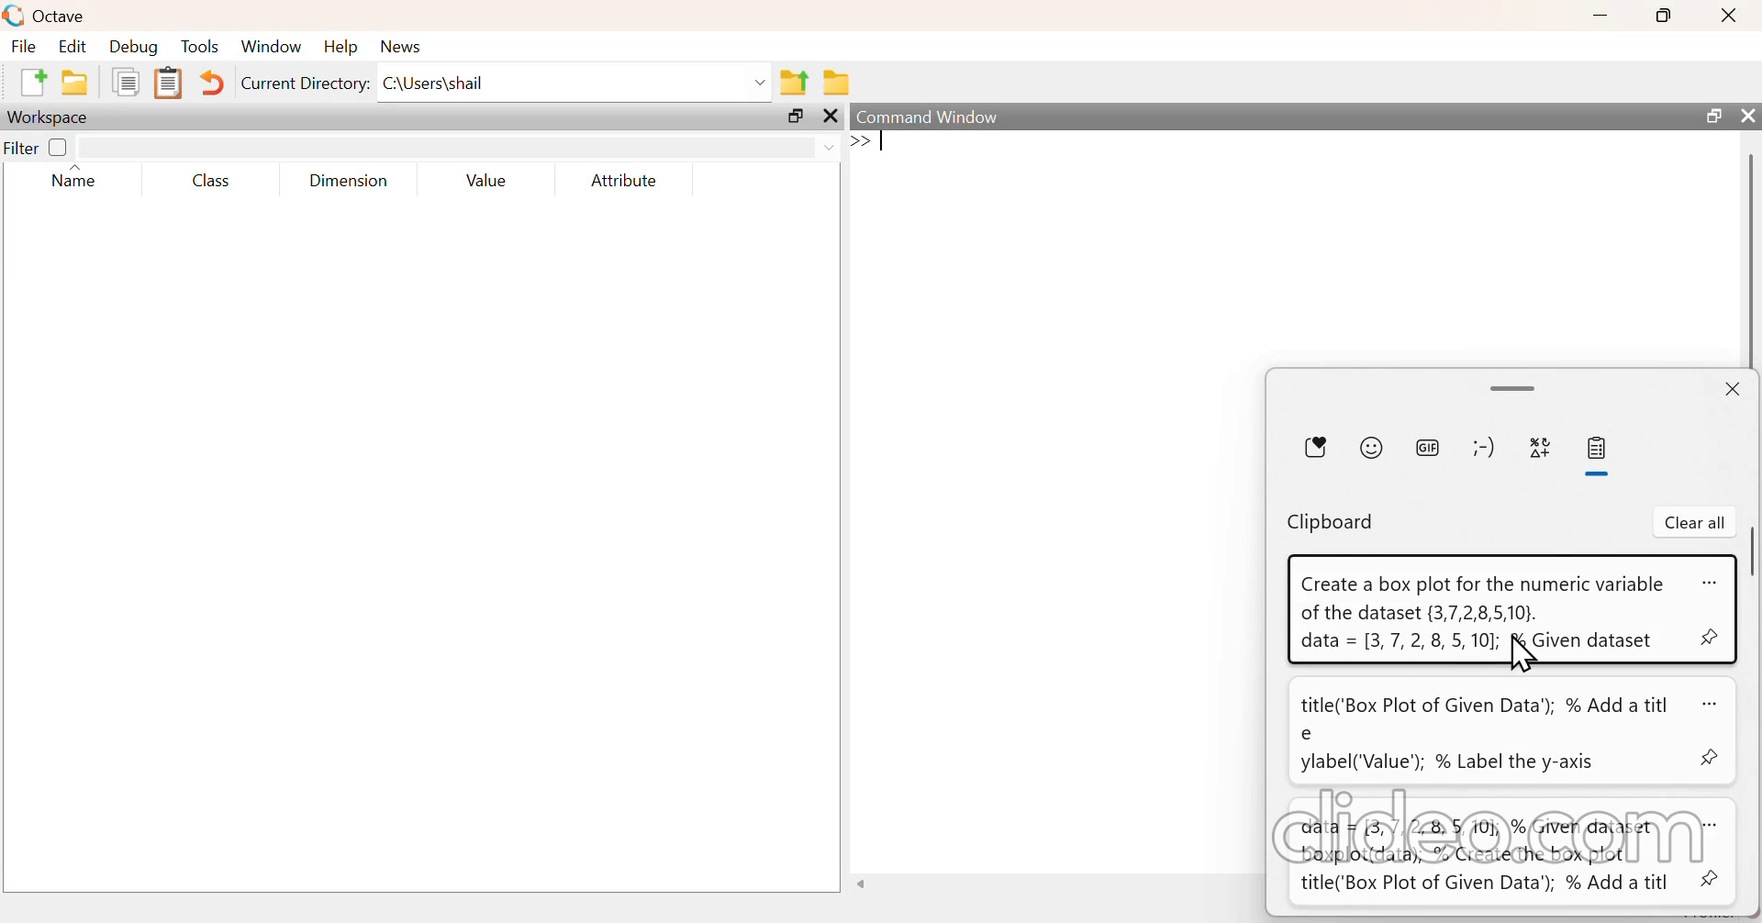 The width and height of the screenshot is (1762, 923). What do you see at coordinates (1714, 639) in the screenshot?
I see `pin` at bounding box center [1714, 639].